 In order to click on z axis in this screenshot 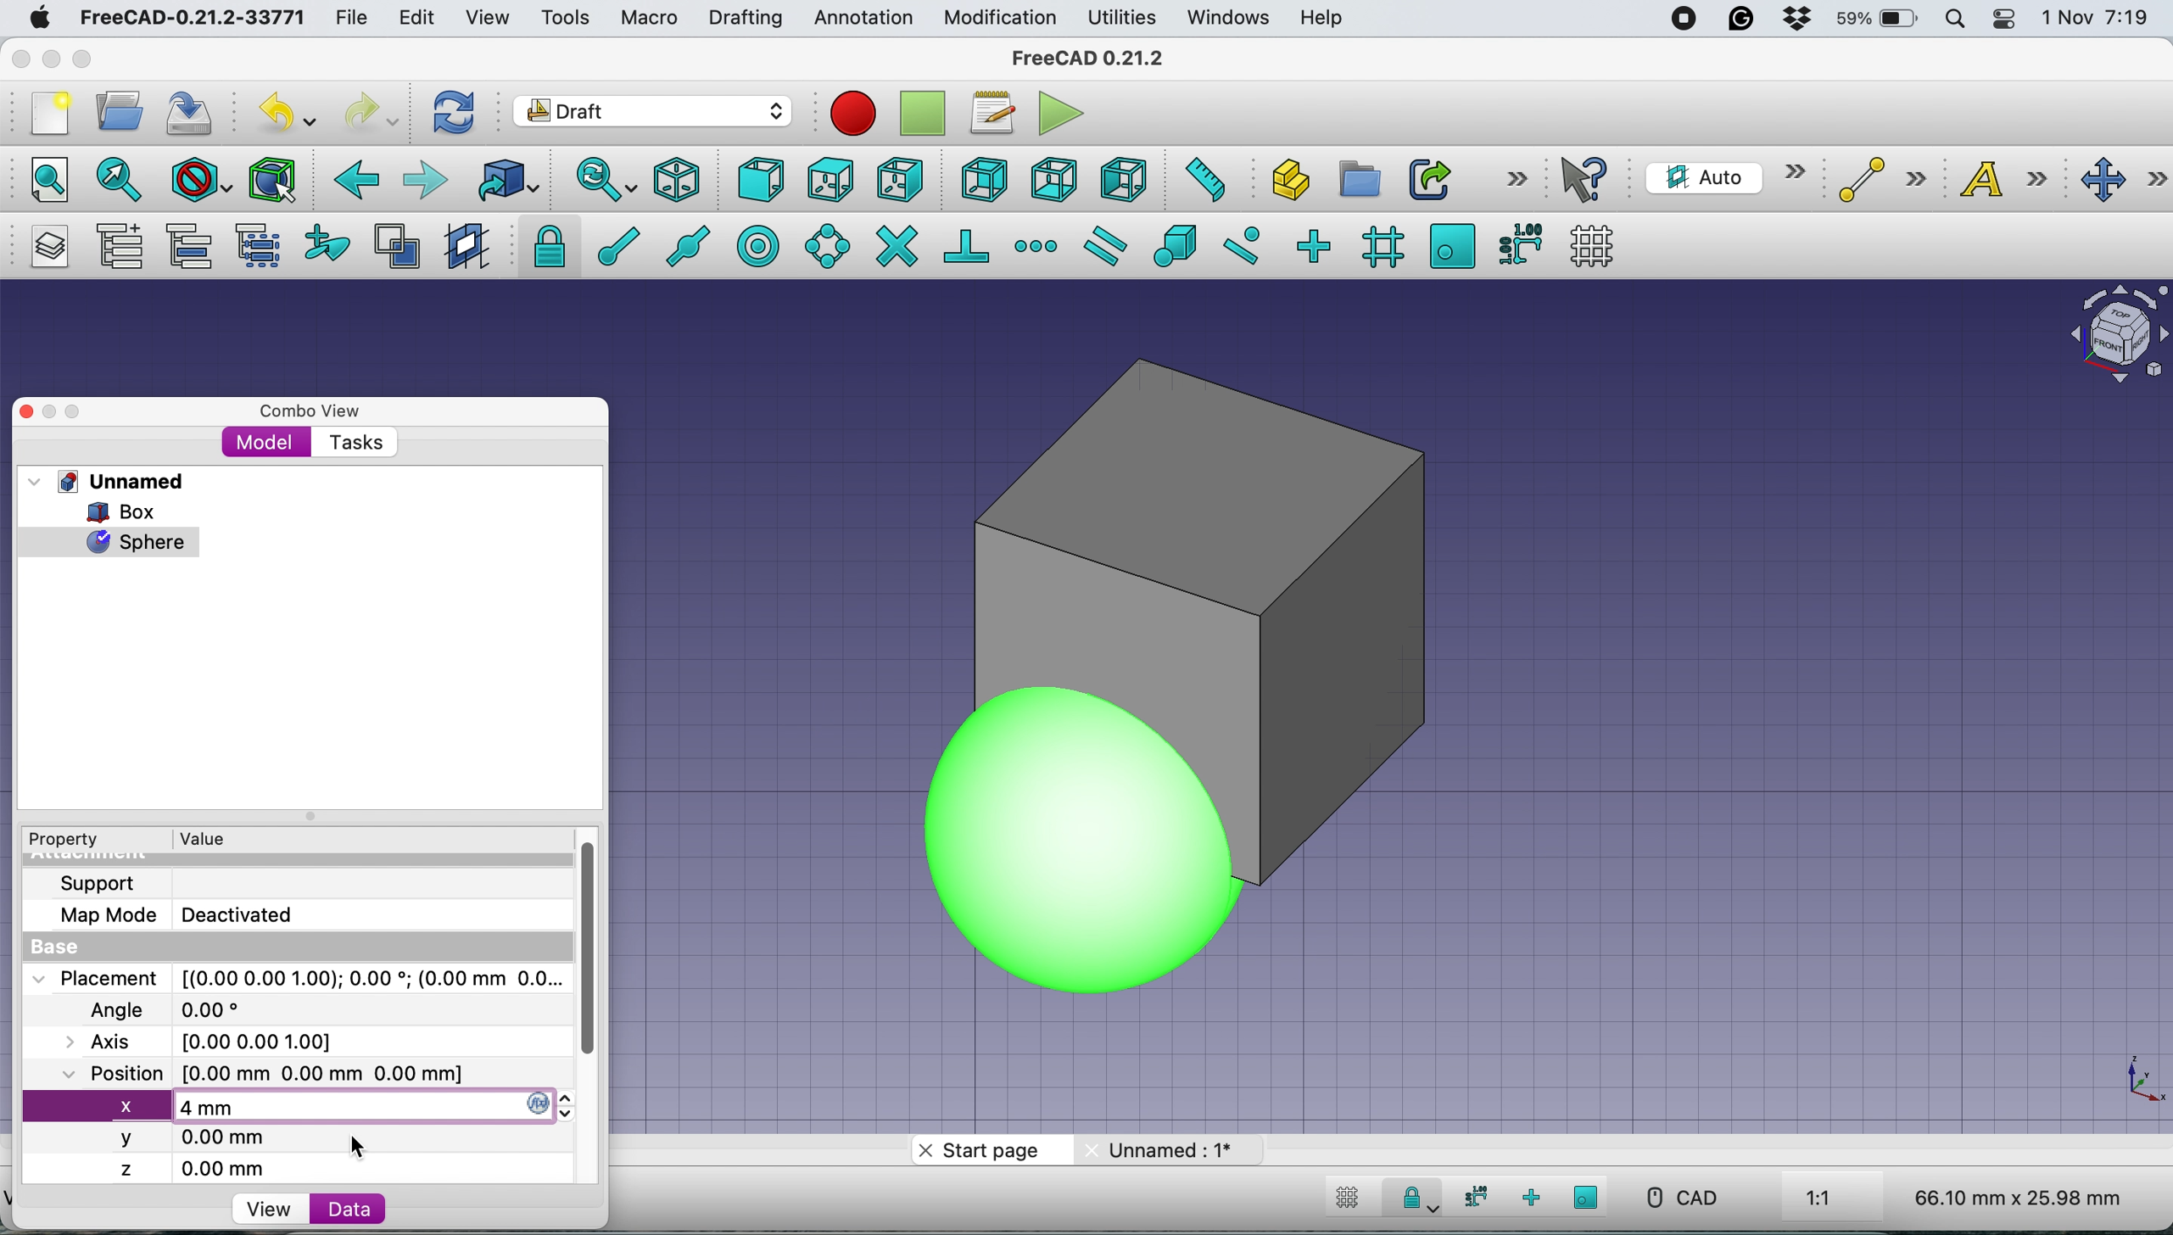, I will do `click(203, 1169)`.